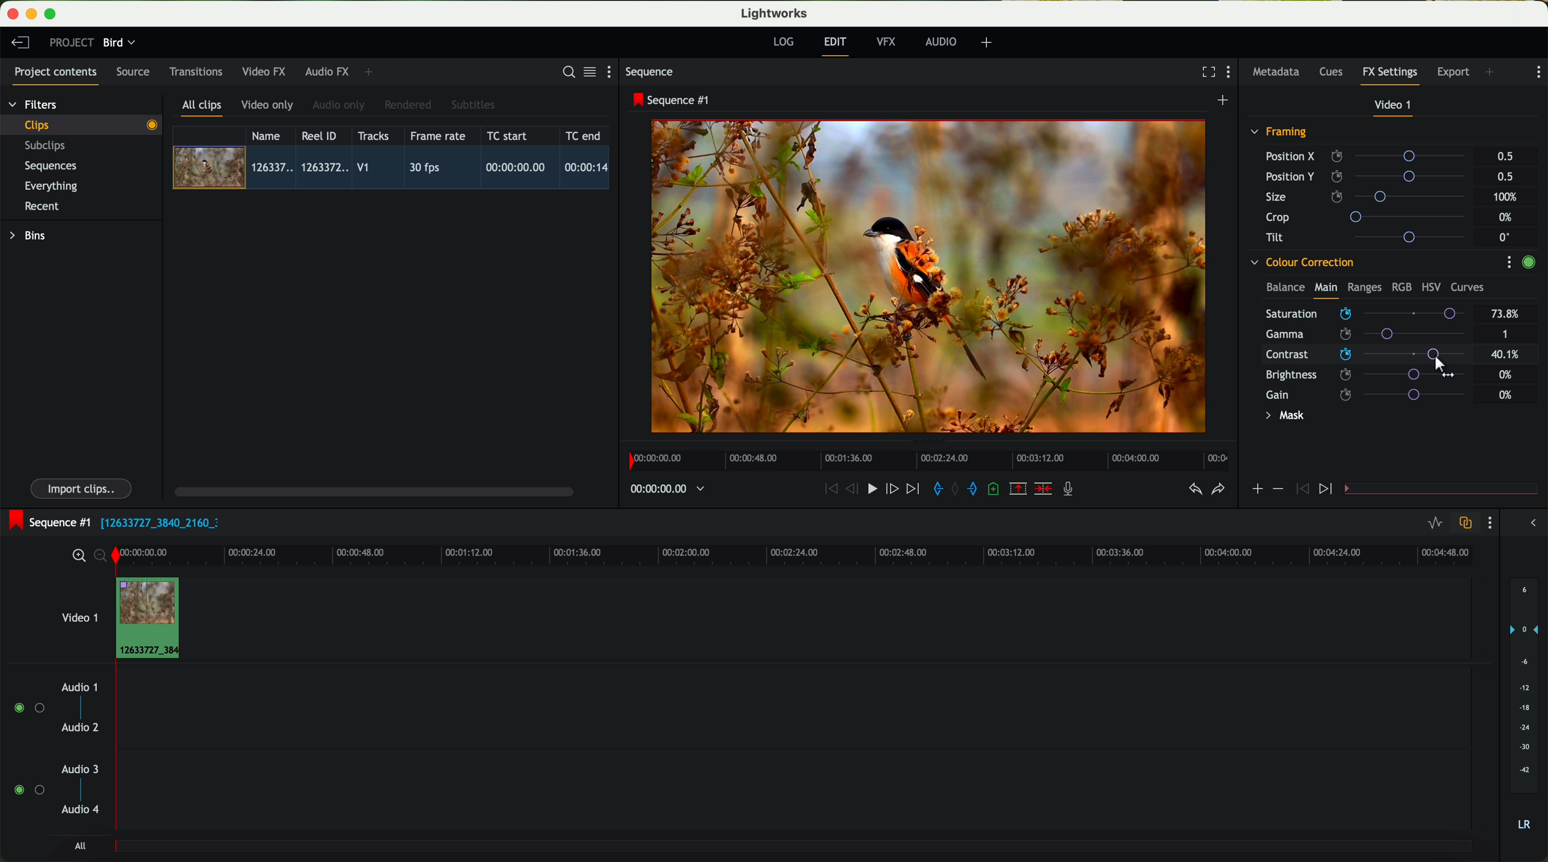  I want to click on audio 3, so click(75, 768).